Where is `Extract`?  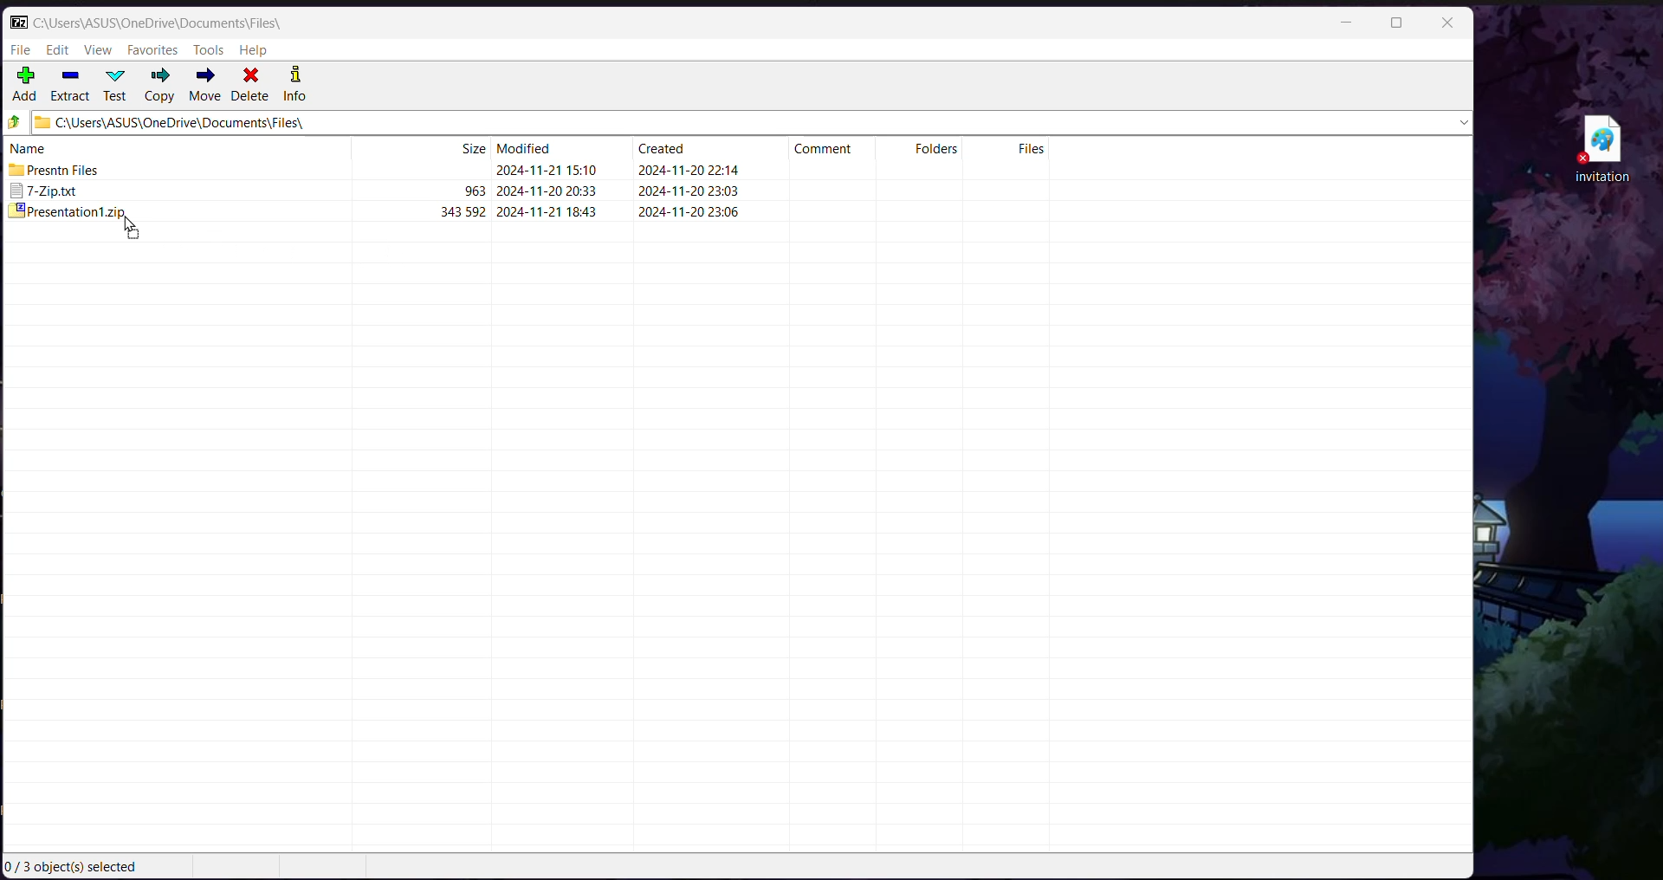
Extract is located at coordinates (70, 86).